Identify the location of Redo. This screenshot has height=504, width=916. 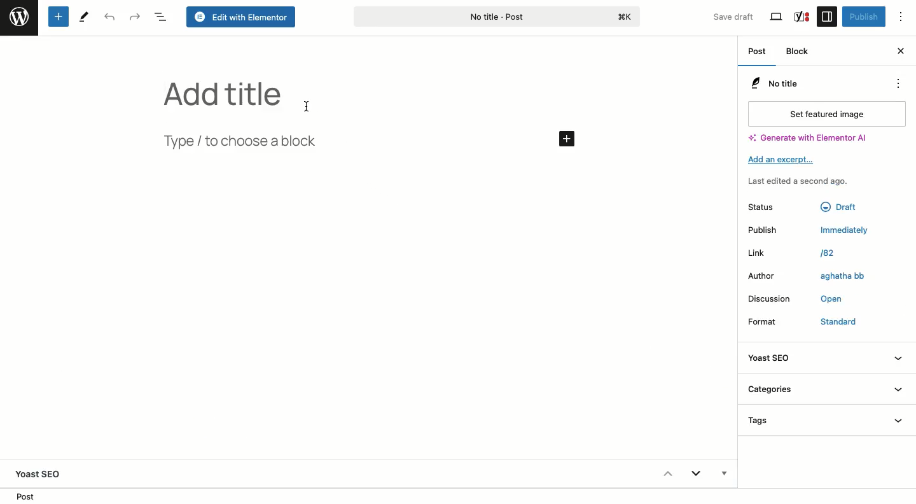
(135, 17).